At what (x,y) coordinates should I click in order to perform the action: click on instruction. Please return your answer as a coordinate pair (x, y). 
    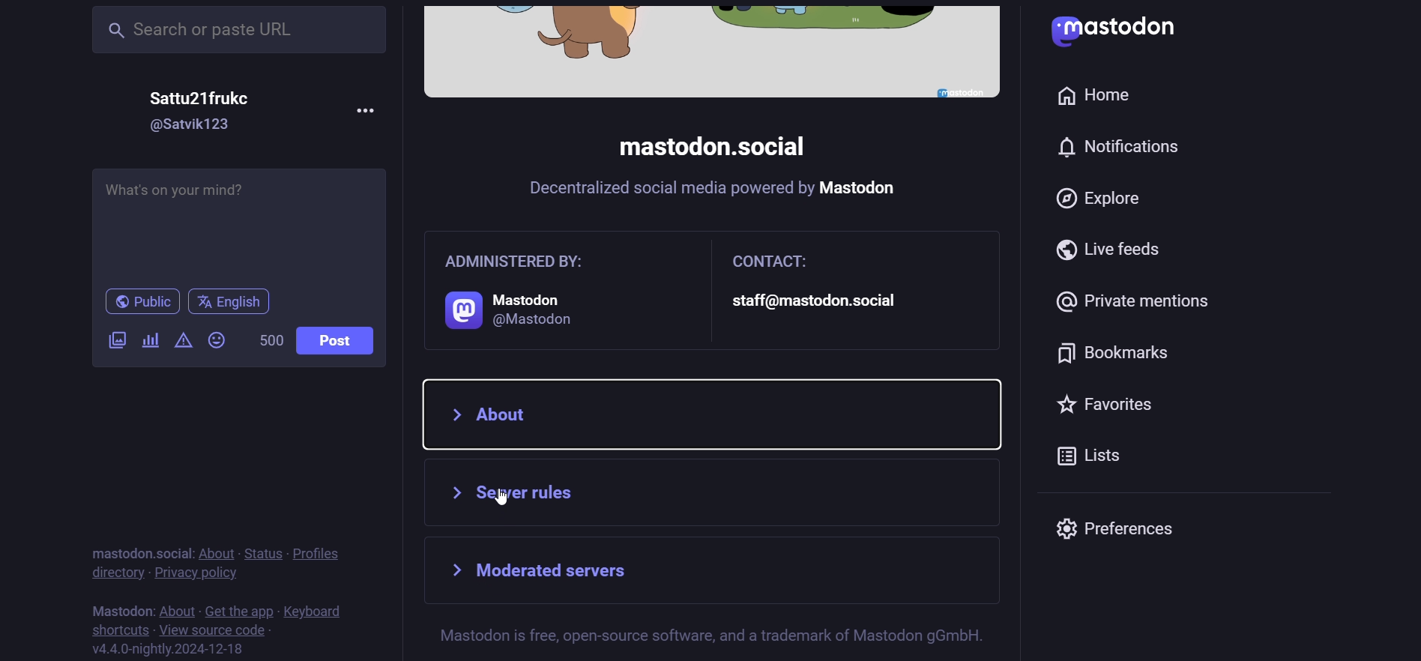
    Looking at the image, I should click on (715, 635).